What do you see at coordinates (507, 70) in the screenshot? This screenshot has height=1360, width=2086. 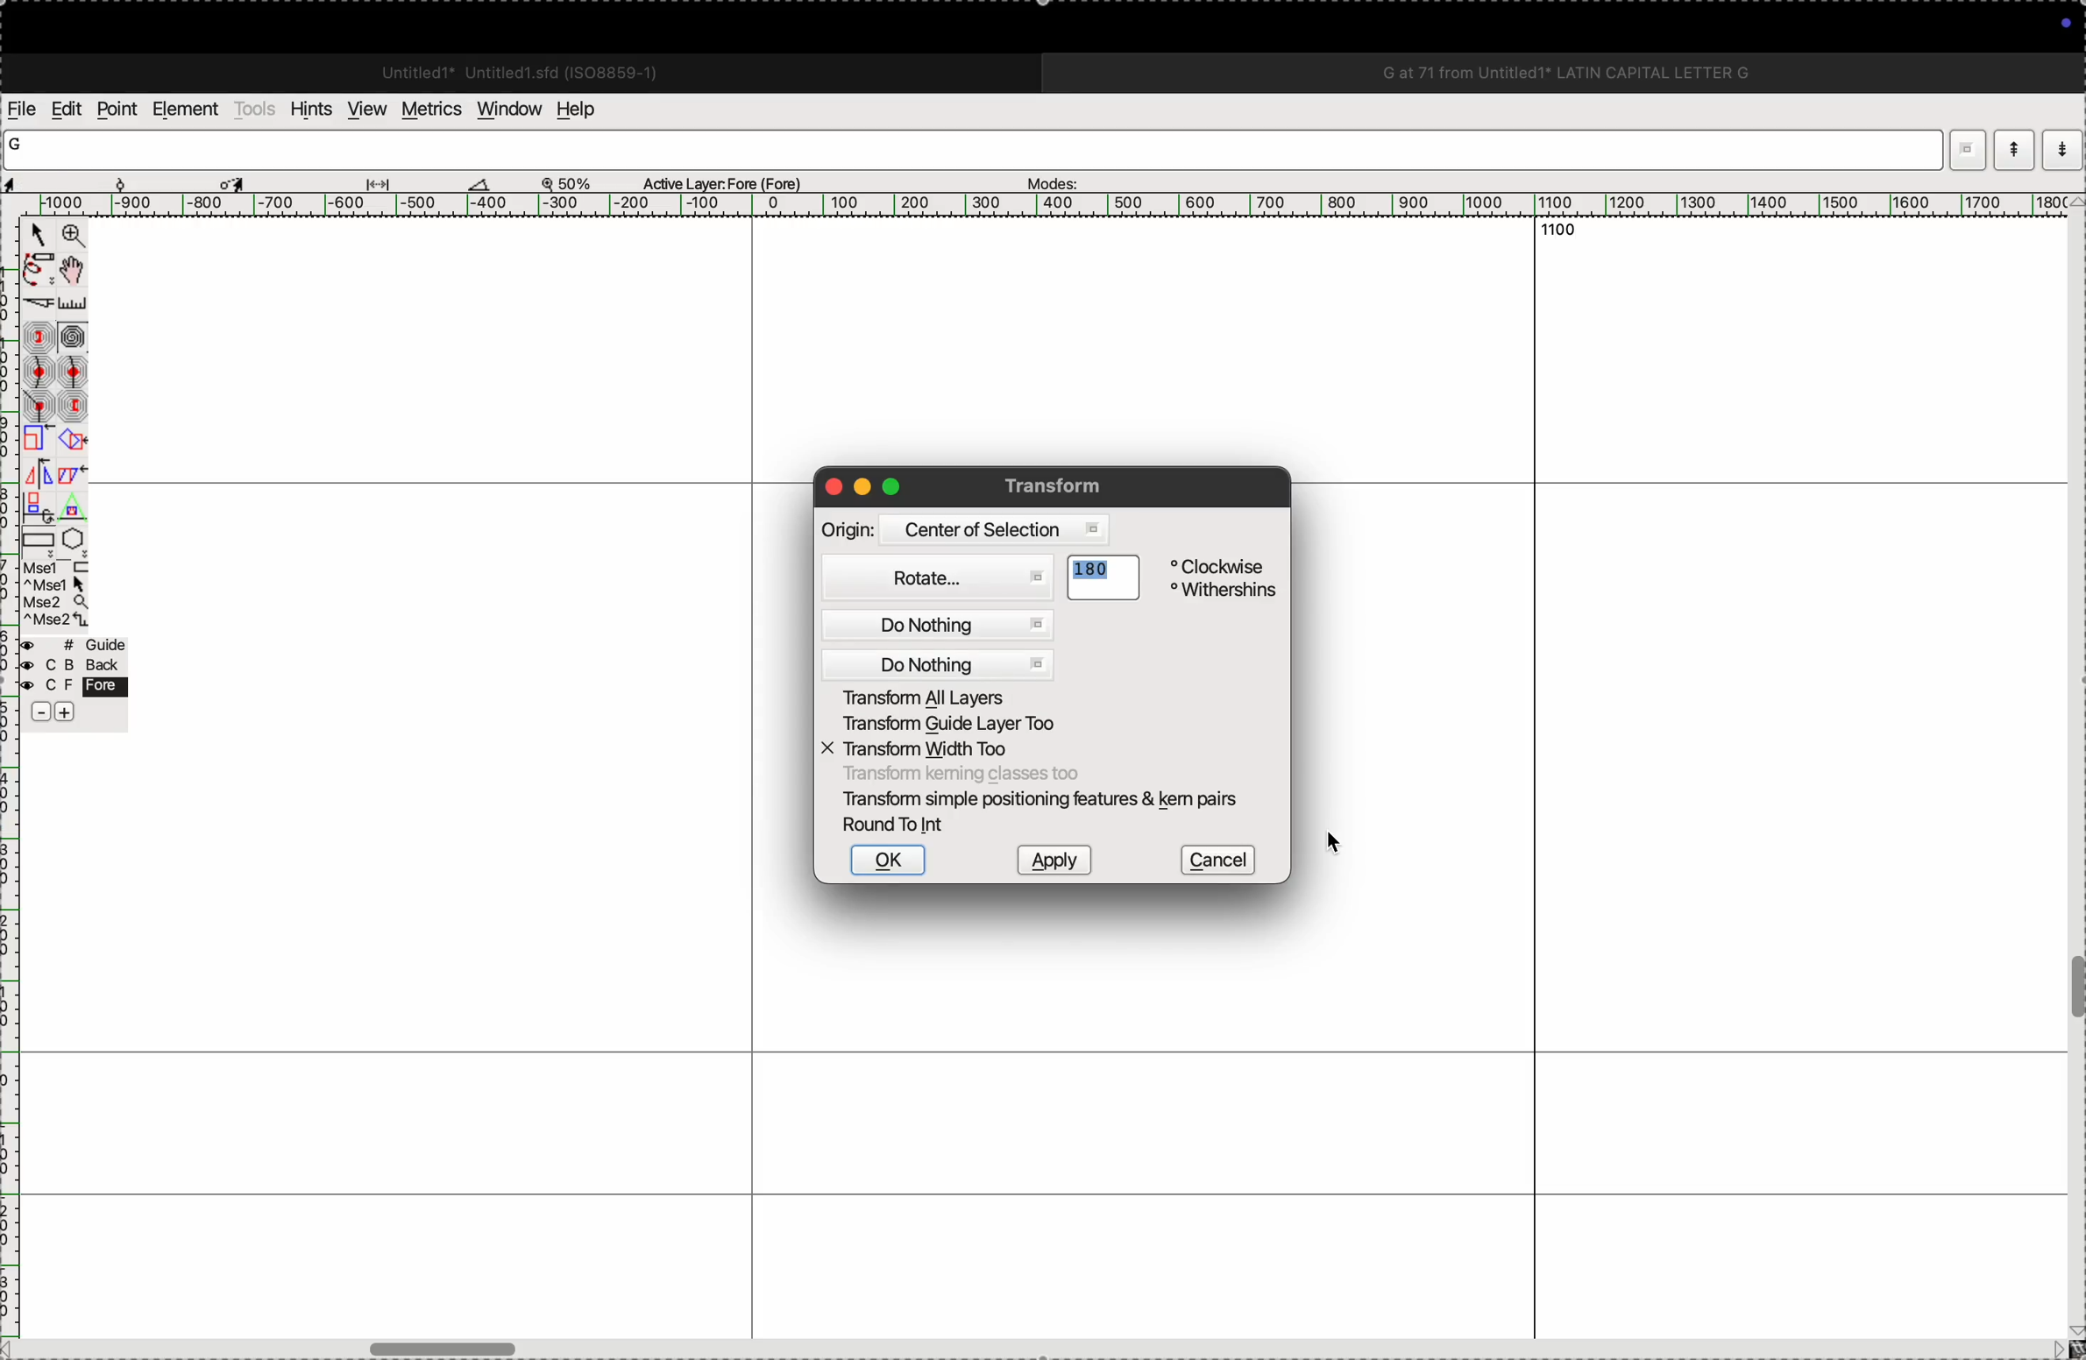 I see `Untitled1 Untitled 1.sfd (IS08859-1)` at bounding box center [507, 70].